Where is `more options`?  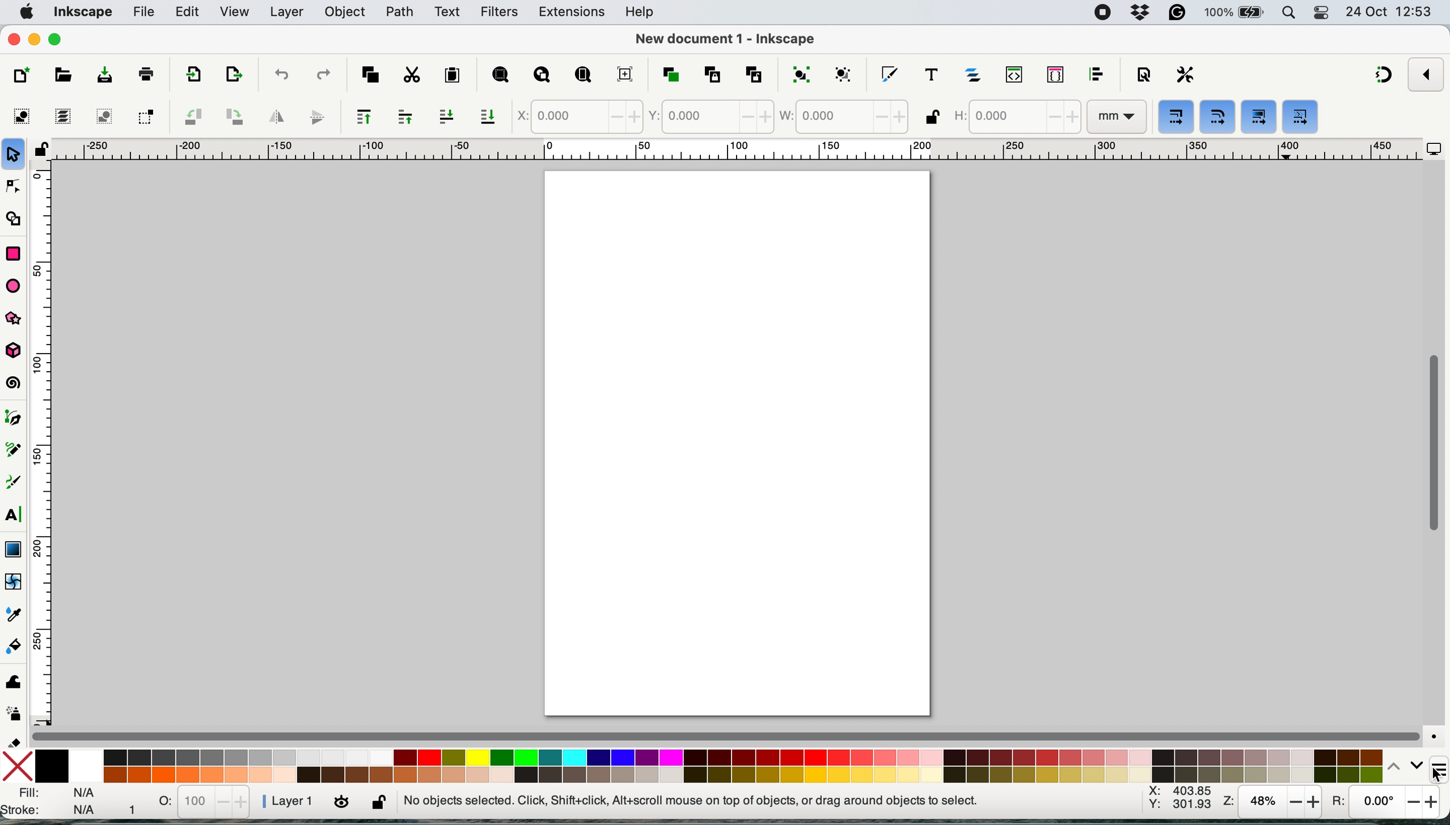
more options is located at coordinates (1436, 762).